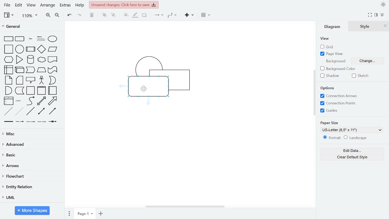 This screenshot has height=219, width=389. What do you see at coordinates (53, 60) in the screenshot?
I see `document` at bounding box center [53, 60].